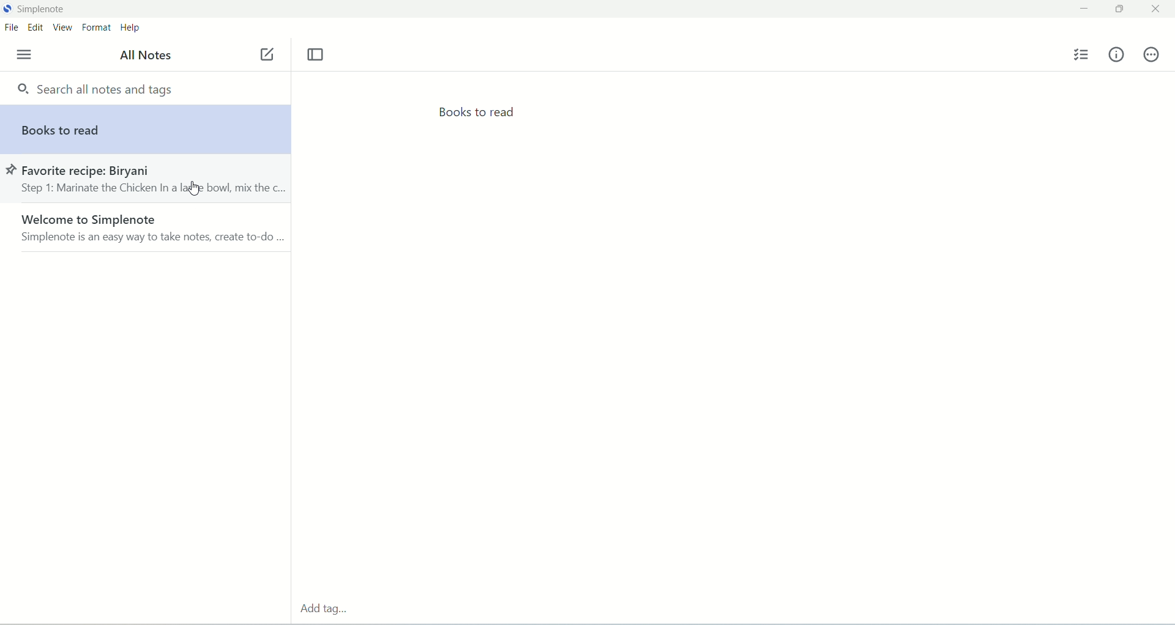 Image resolution: width=1175 pixels, height=625 pixels. I want to click on logo, so click(7, 7).